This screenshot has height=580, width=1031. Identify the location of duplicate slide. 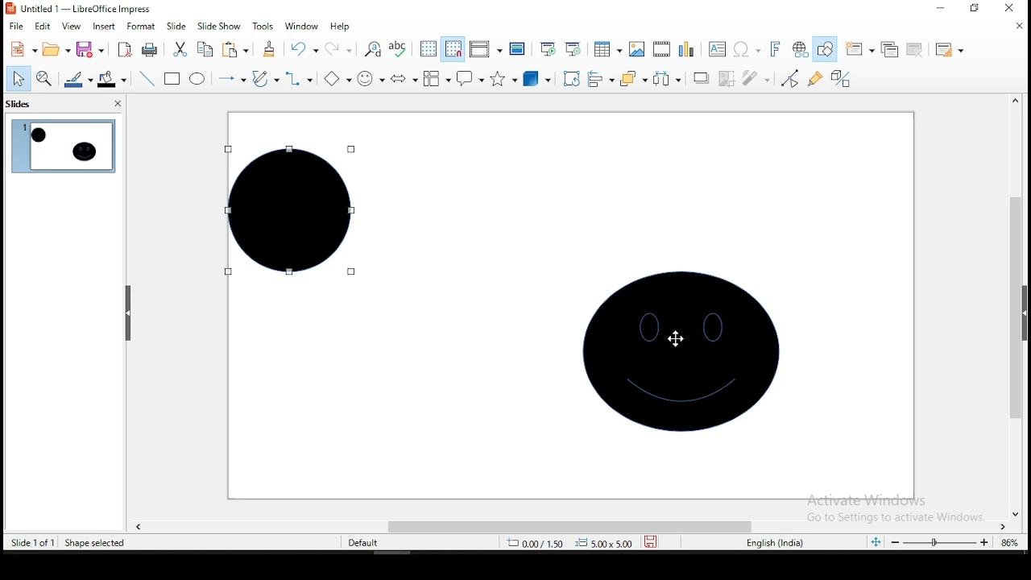
(888, 49).